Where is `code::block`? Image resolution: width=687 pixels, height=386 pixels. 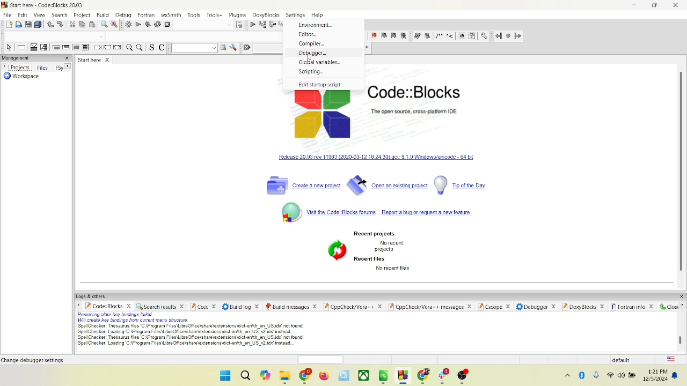 code::block is located at coordinates (48, 6).